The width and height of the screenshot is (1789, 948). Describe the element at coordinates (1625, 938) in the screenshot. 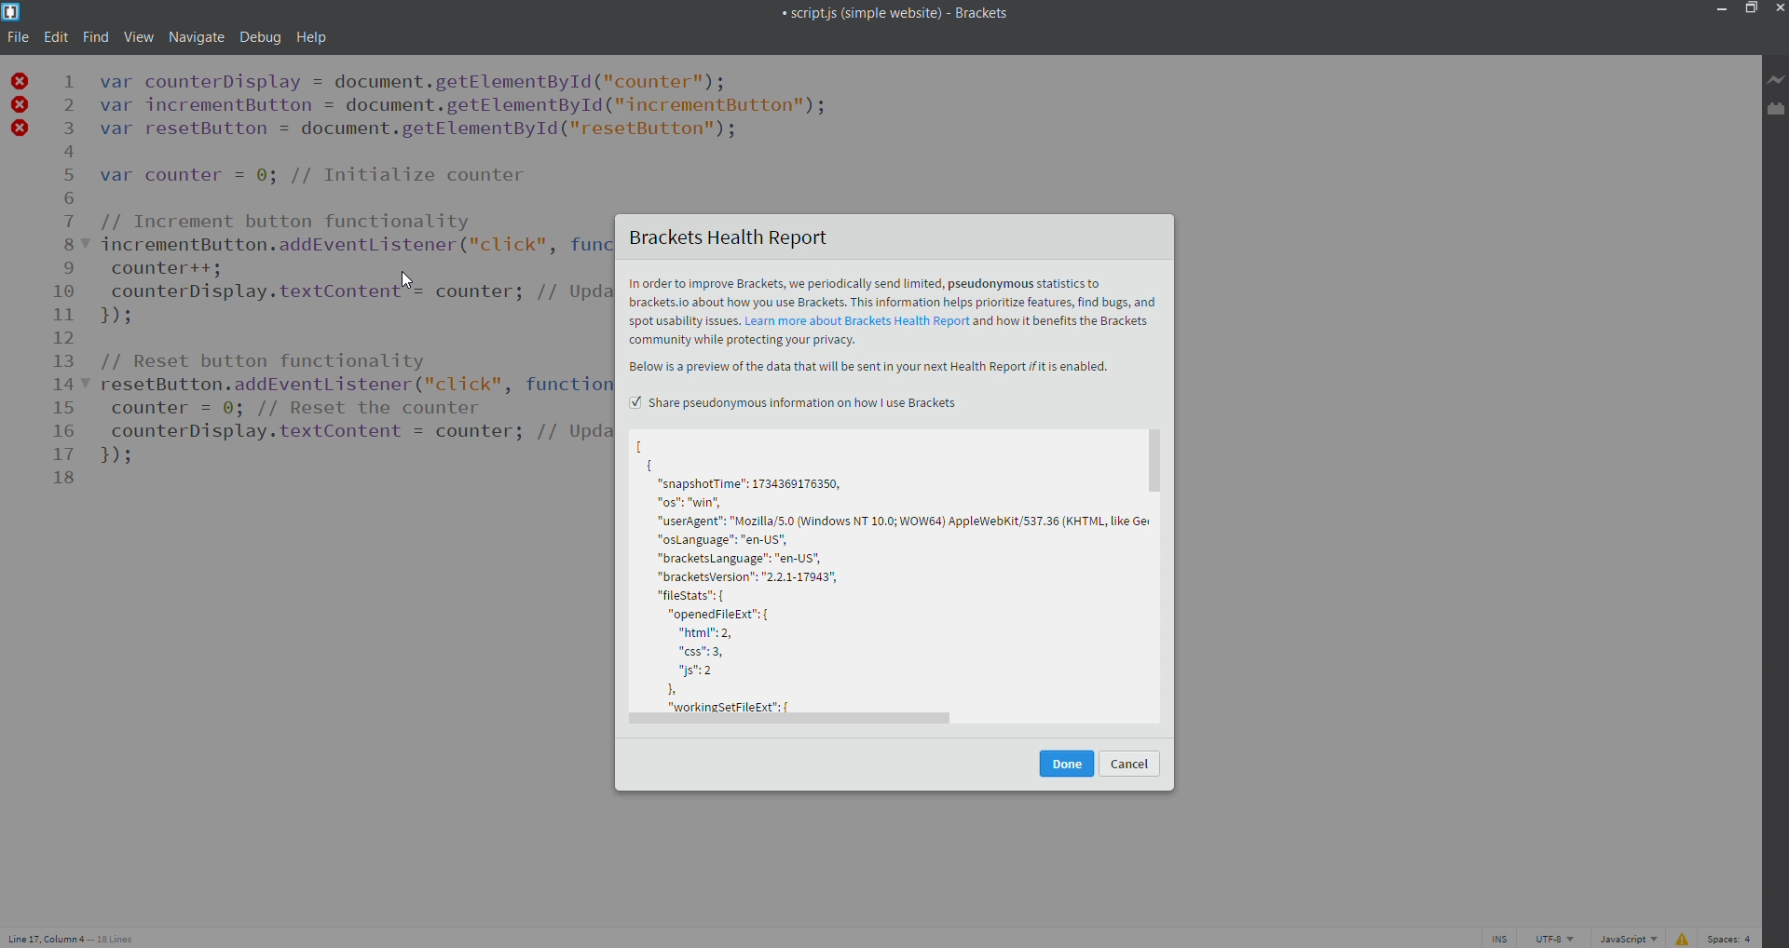

I see `file type` at that location.